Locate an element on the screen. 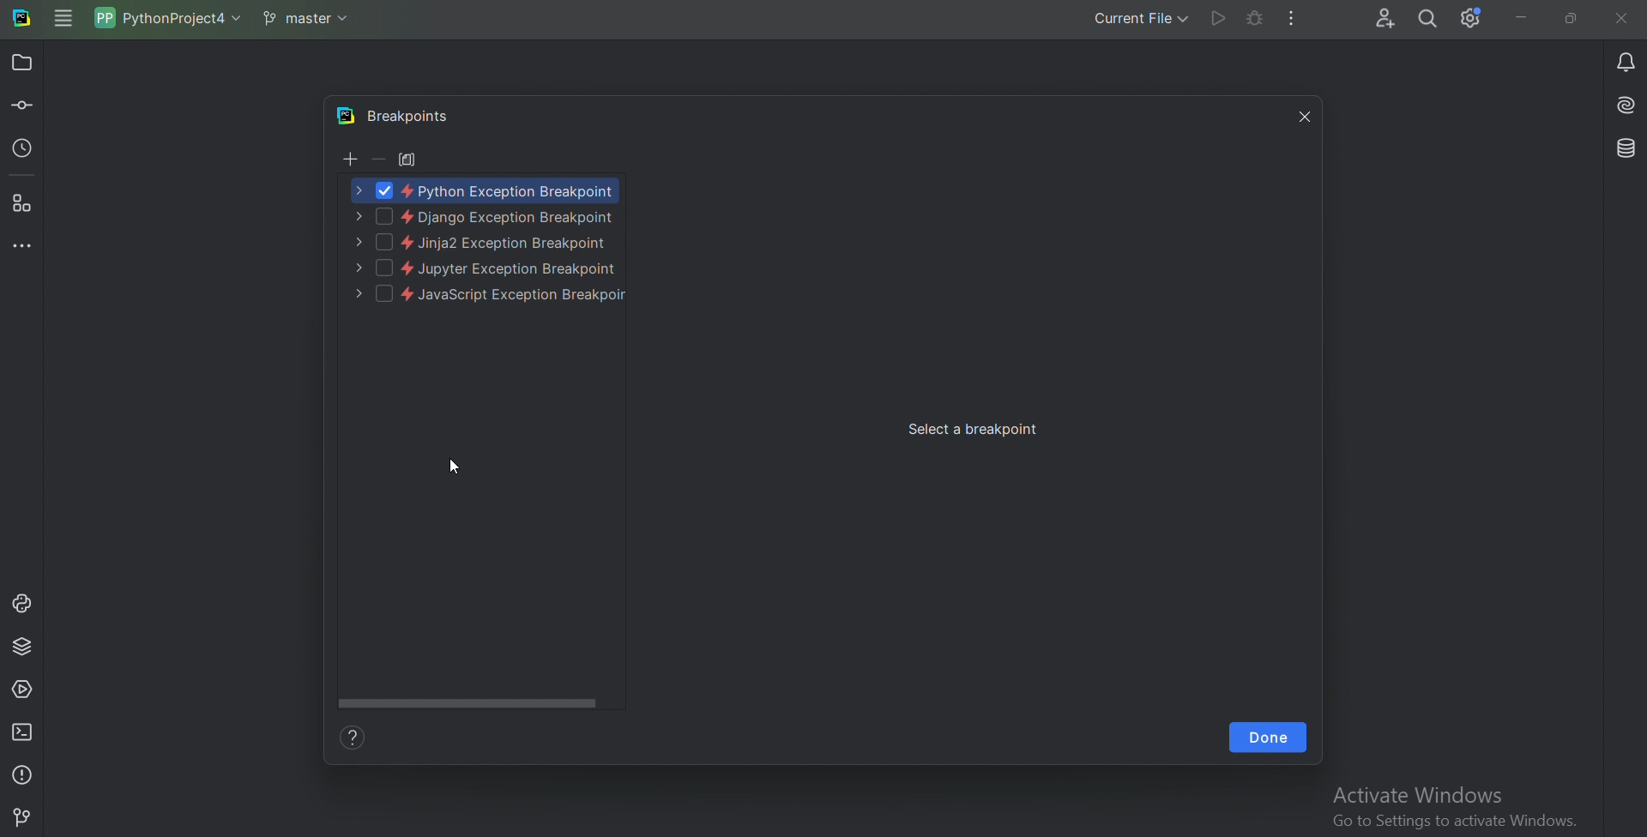 This screenshot has height=837, width=1647. Notification is located at coordinates (1623, 61).